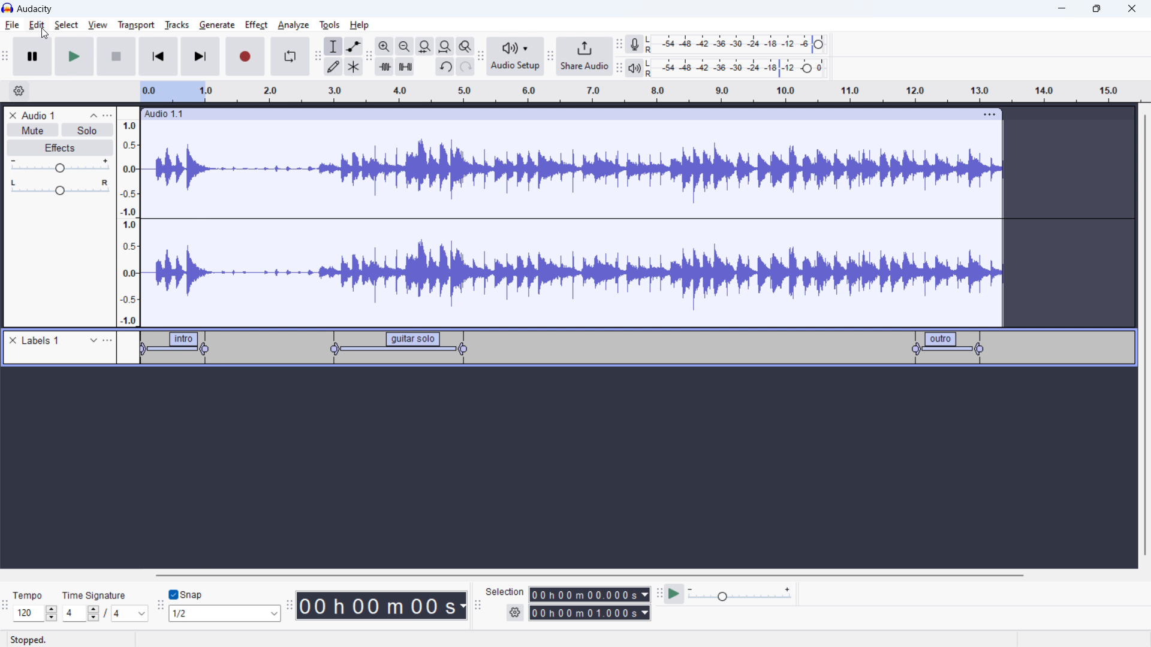 The width and height of the screenshot is (1151, 647). Describe the element at coordinates (98, 25) in the screenshot. I see `view` at that location.